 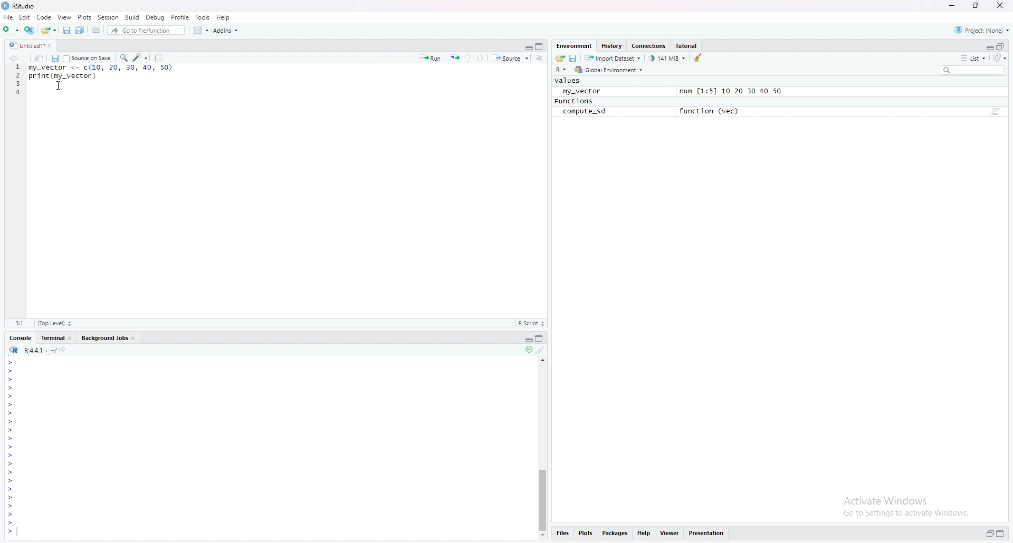 I want to click on Files, so click(x=562, y=532).